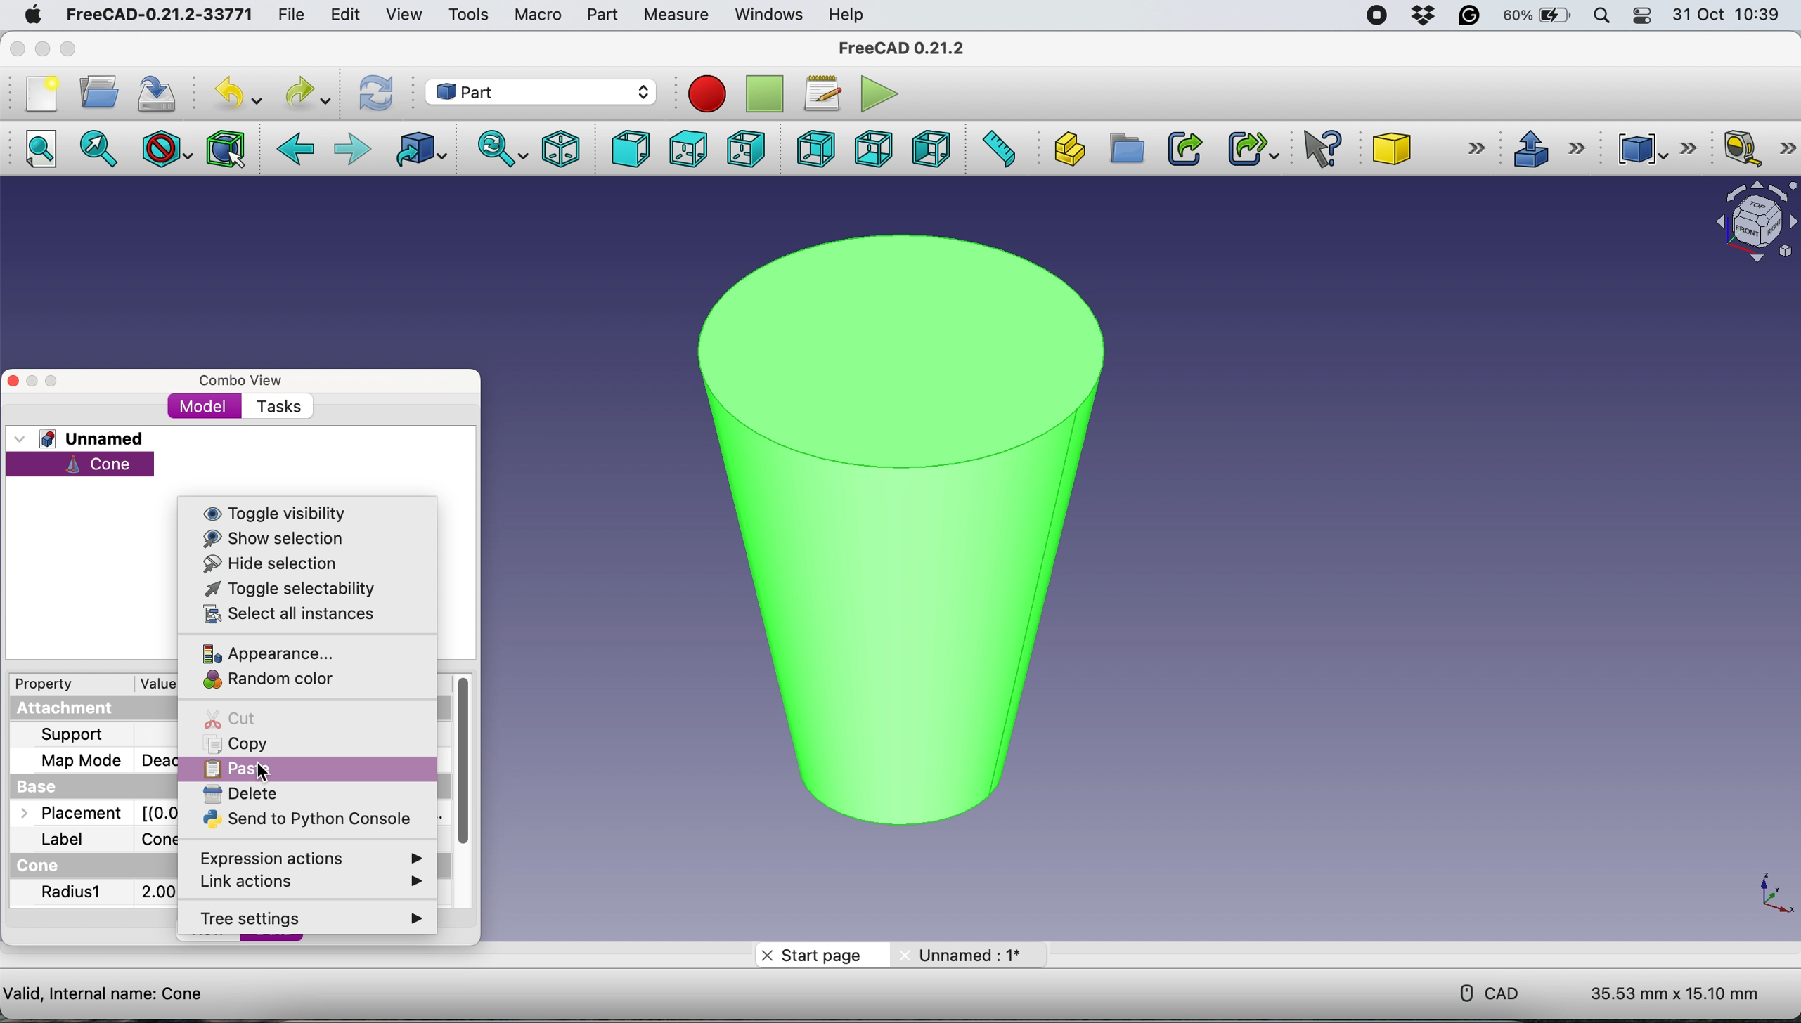 The height and width of the screenshot is (1023, 1801). Describe the element at coordinates (821, 954) in the screenshot. I see `start page` at that location.